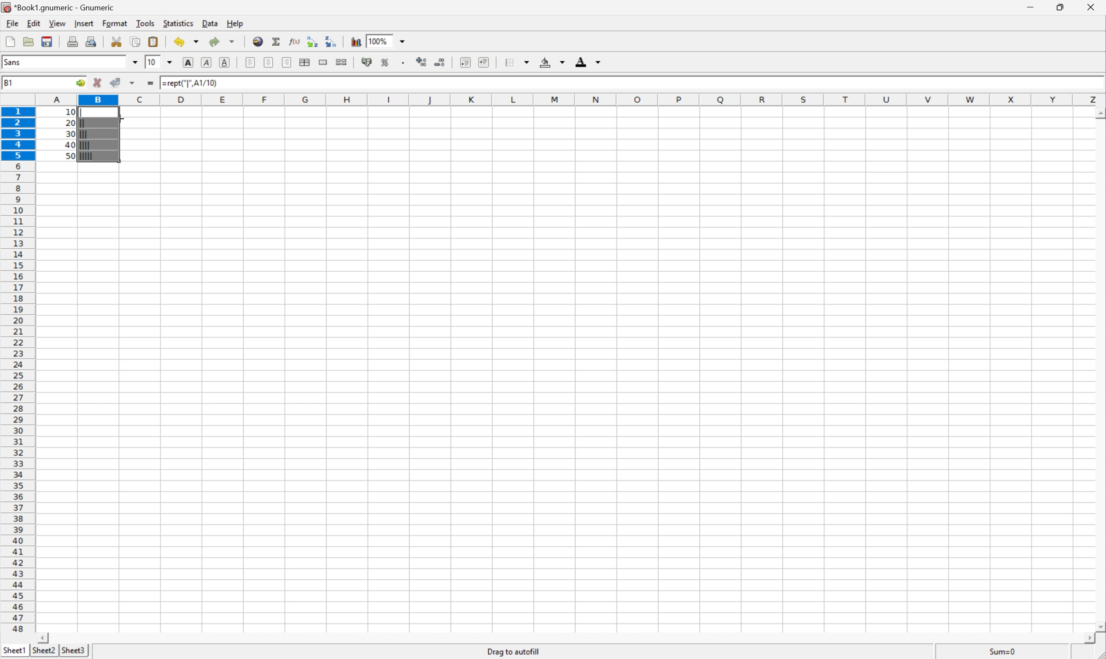 The image size is (1106, 659). I want to click on =REPT("|", A1/10), so click(115, 111).